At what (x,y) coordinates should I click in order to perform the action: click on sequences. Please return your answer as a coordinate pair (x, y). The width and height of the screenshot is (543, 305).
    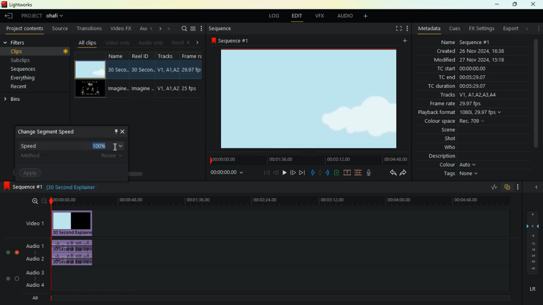
    Looking at the image, I should click on (27, 69).